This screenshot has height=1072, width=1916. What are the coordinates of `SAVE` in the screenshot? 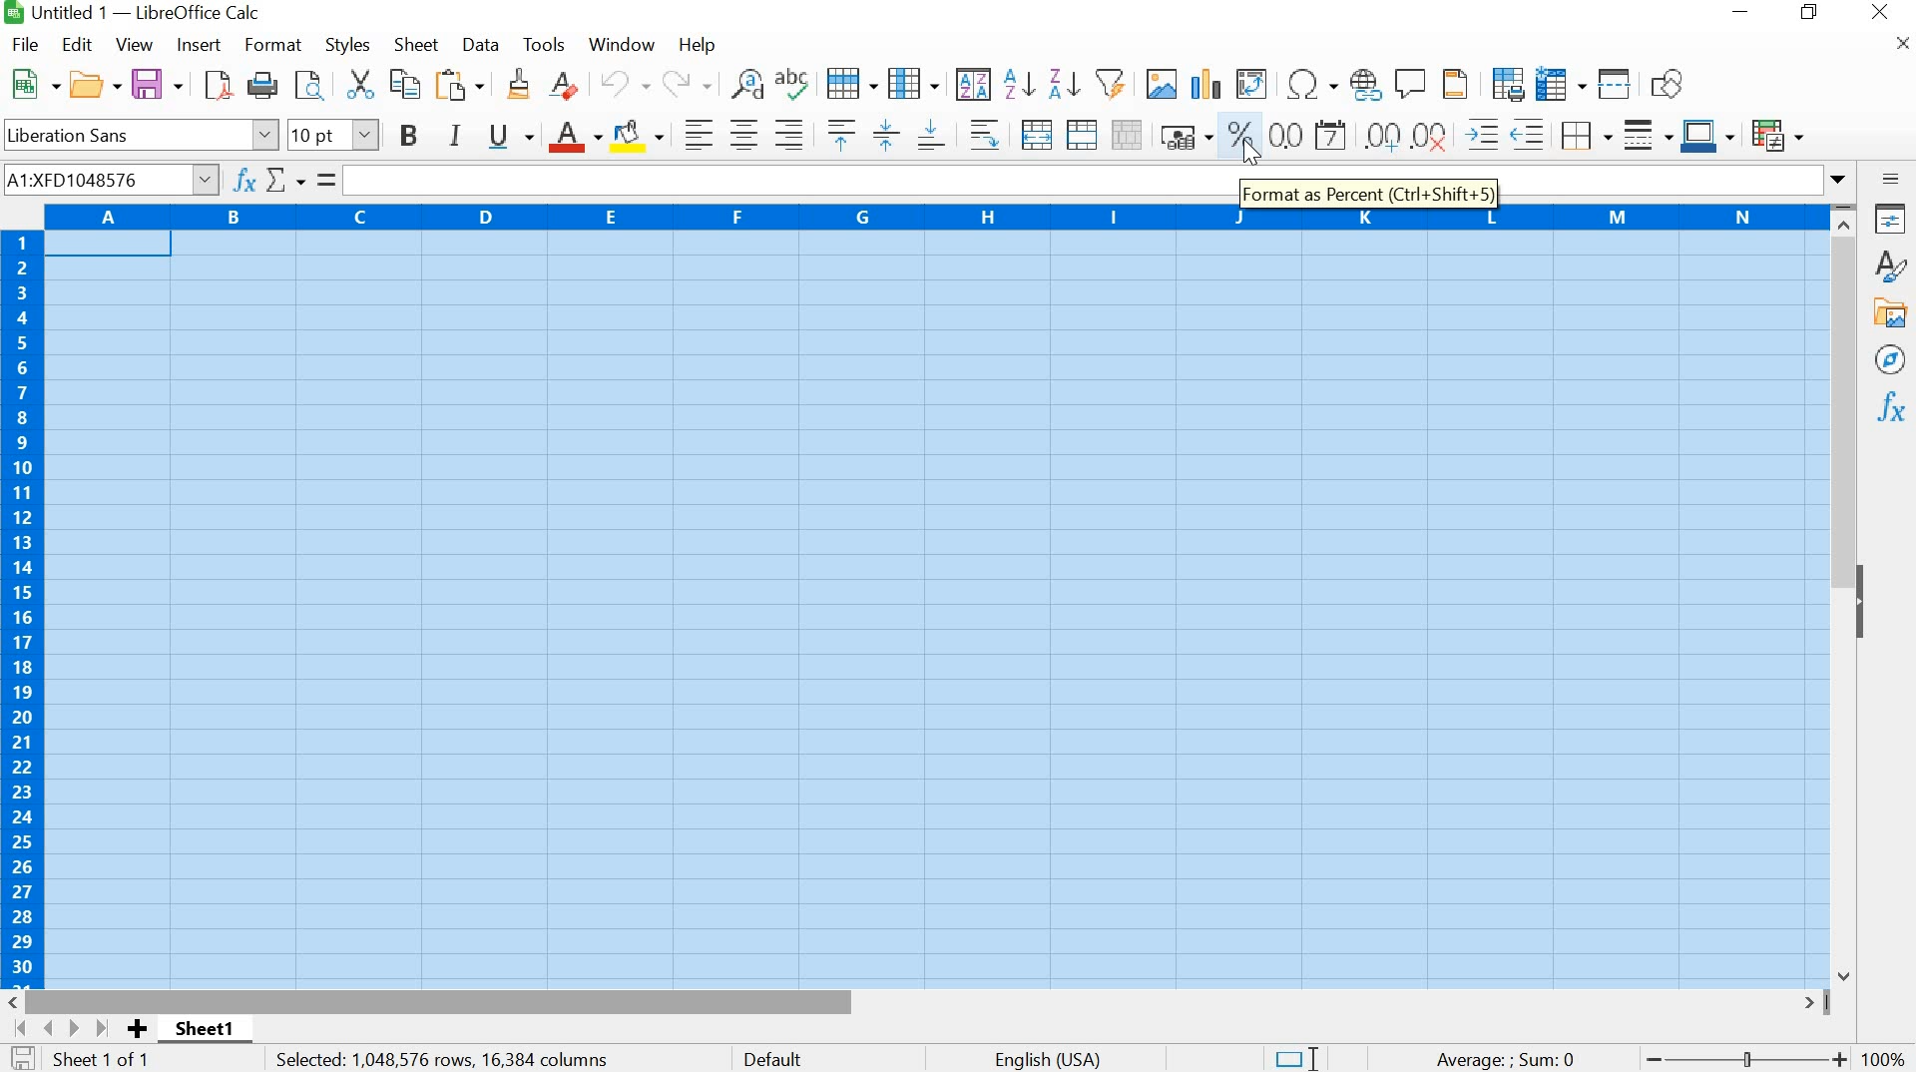 It's located at (22, 1057).